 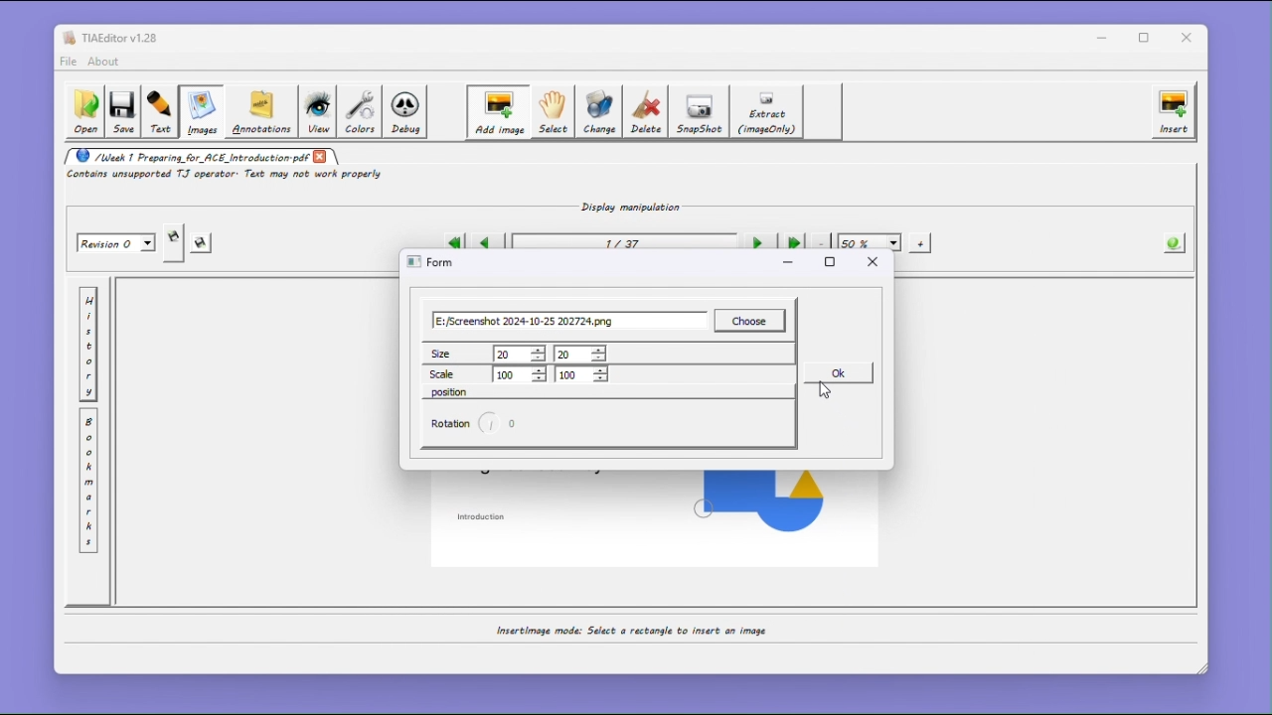 I want to click on Annotations , so click(x=259, y=111).